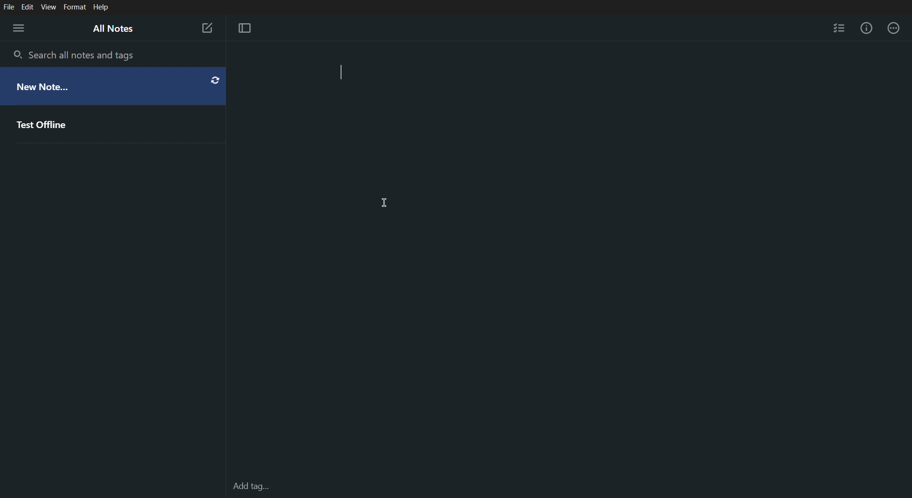 Image resolution: width=912 pixels, height=498 pixels. I want to click on Info, so click(866, 29).